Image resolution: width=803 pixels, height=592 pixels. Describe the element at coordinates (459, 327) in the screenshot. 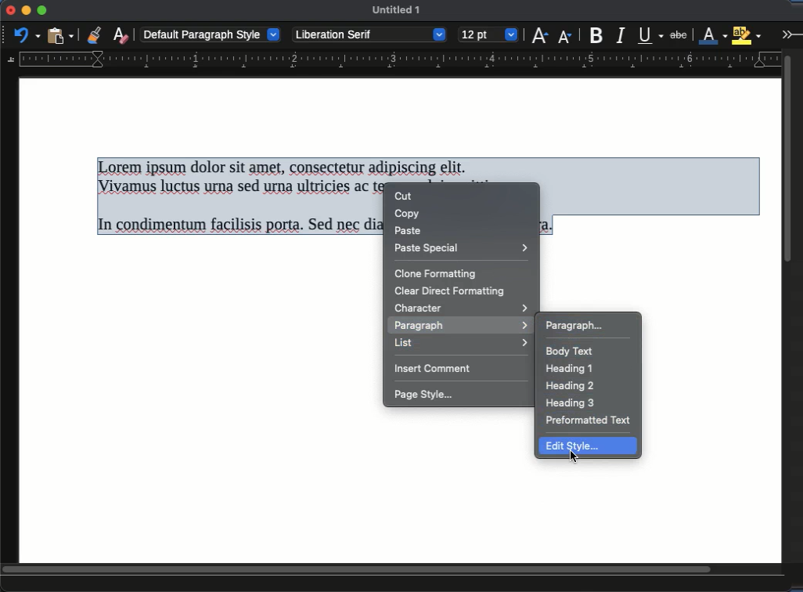

I see `paragraph` at that location.